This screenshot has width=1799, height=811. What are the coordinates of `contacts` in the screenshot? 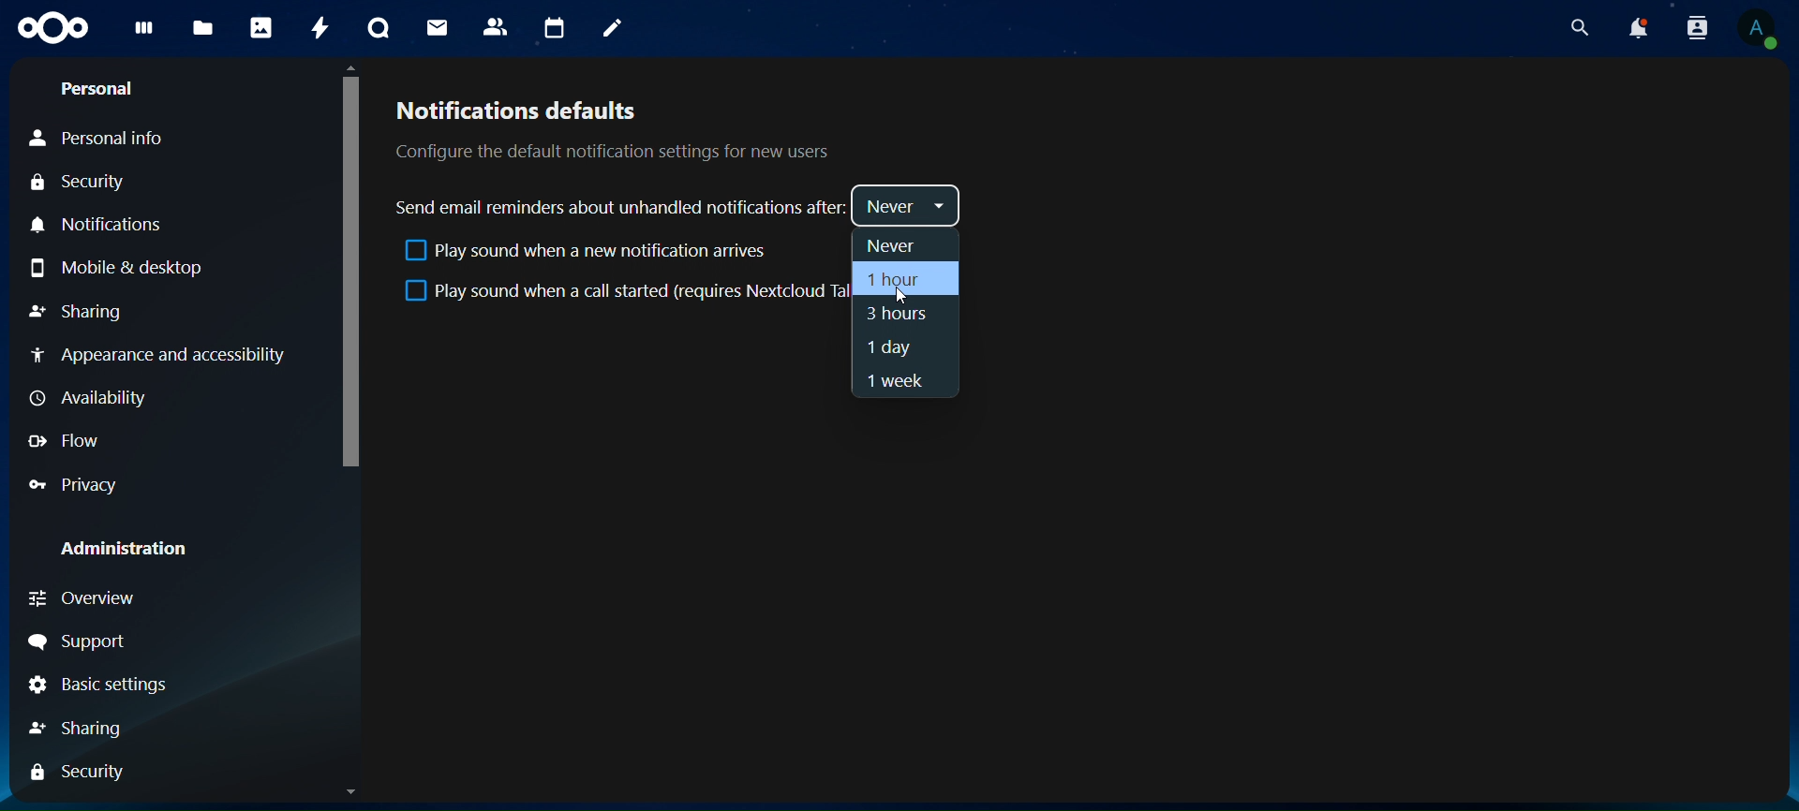 It's located at (496, 26).